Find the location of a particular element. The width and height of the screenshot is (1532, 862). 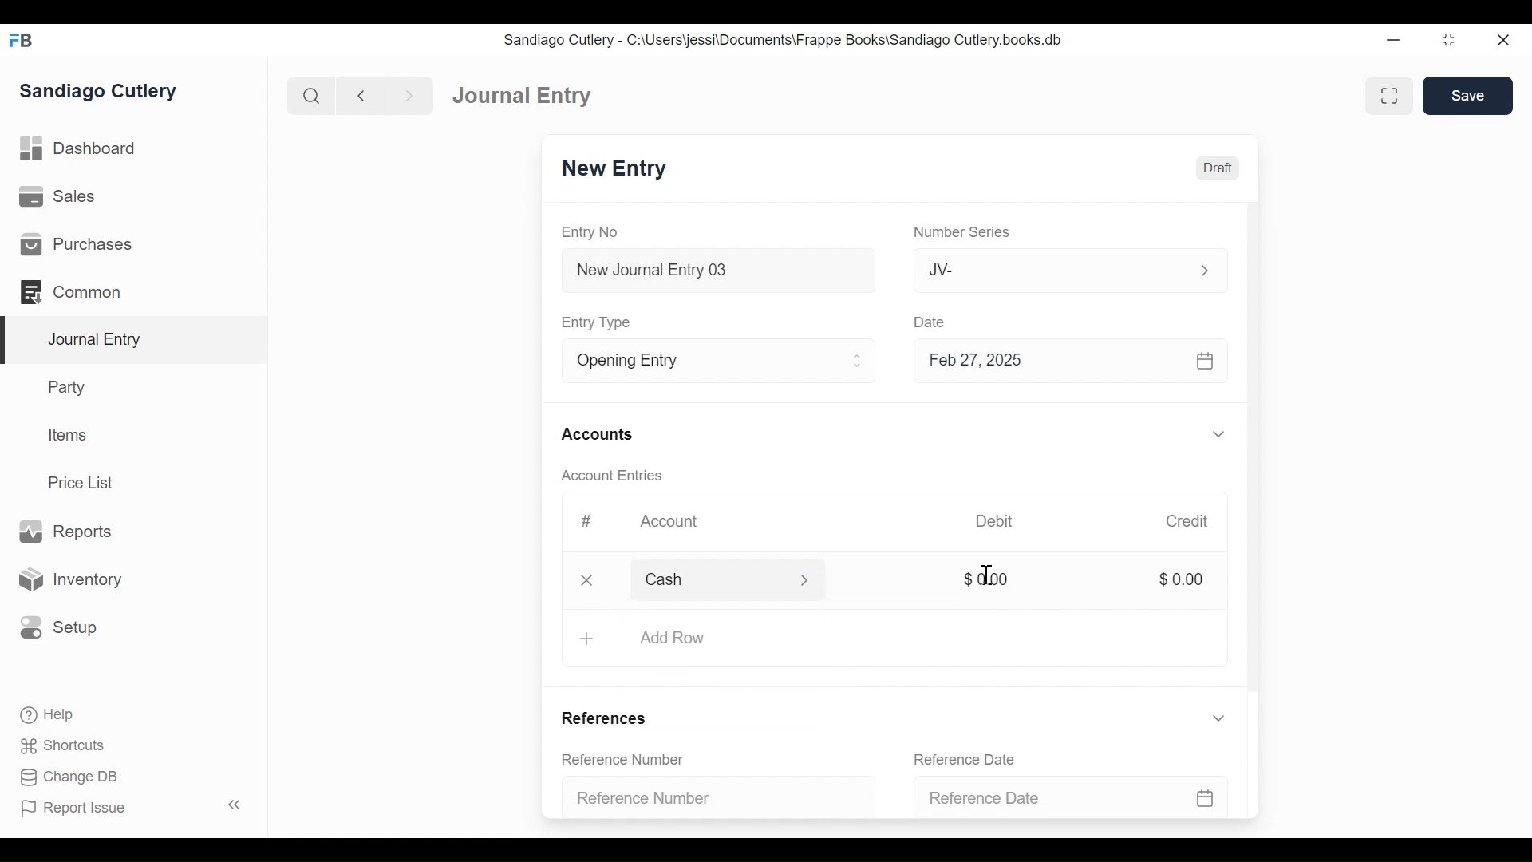

Sales is located at coordinates (57, 196).